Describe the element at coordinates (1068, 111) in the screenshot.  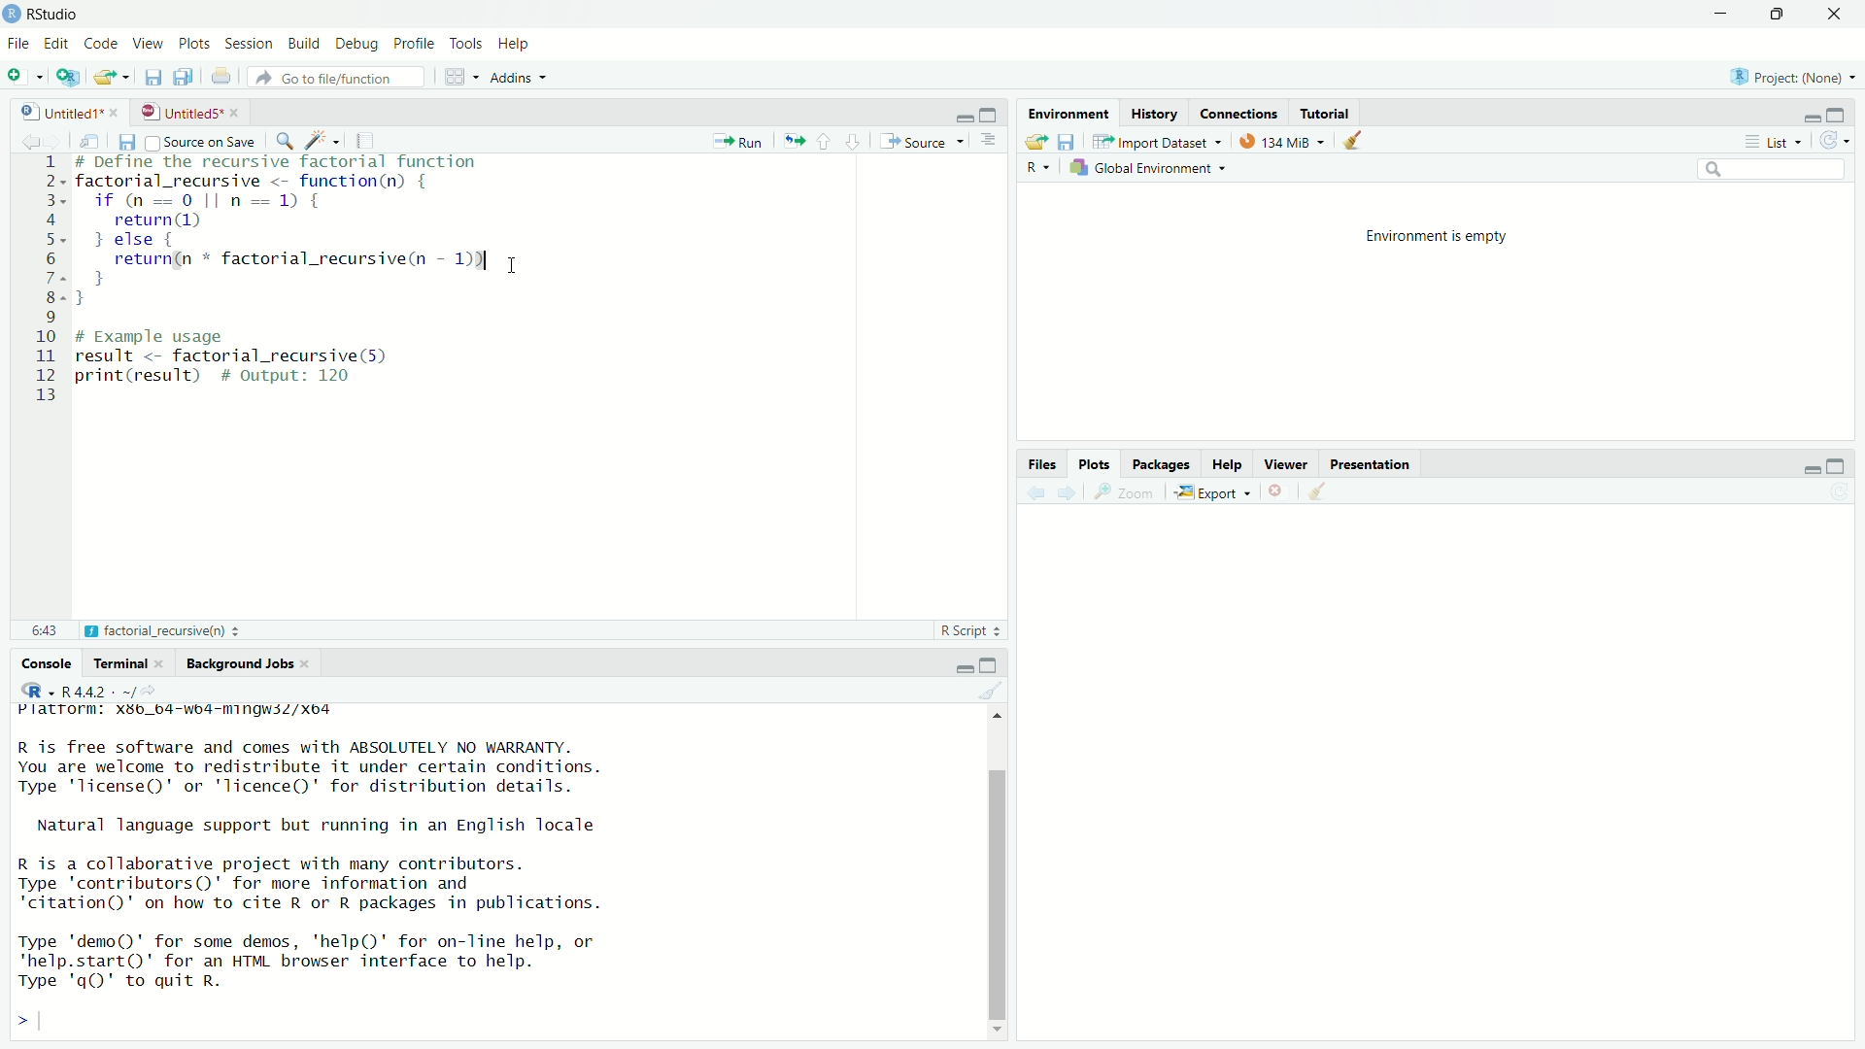
I see `Environment` at that location.